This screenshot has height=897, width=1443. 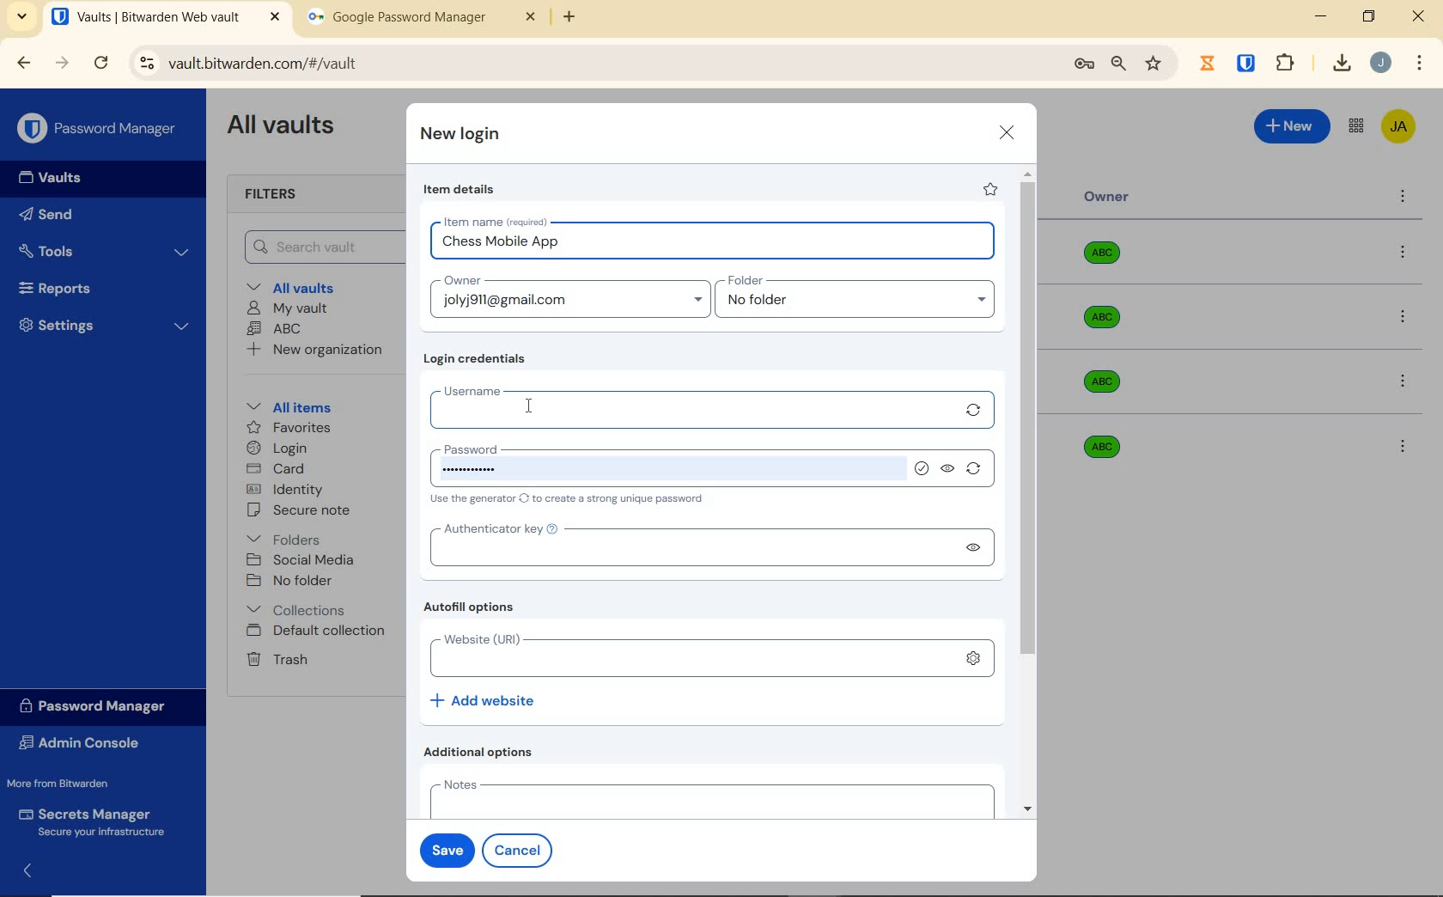 What do you see at coordinates (297, 610) in the screenshot?
I see `collection` at bounding box center [297, 610].